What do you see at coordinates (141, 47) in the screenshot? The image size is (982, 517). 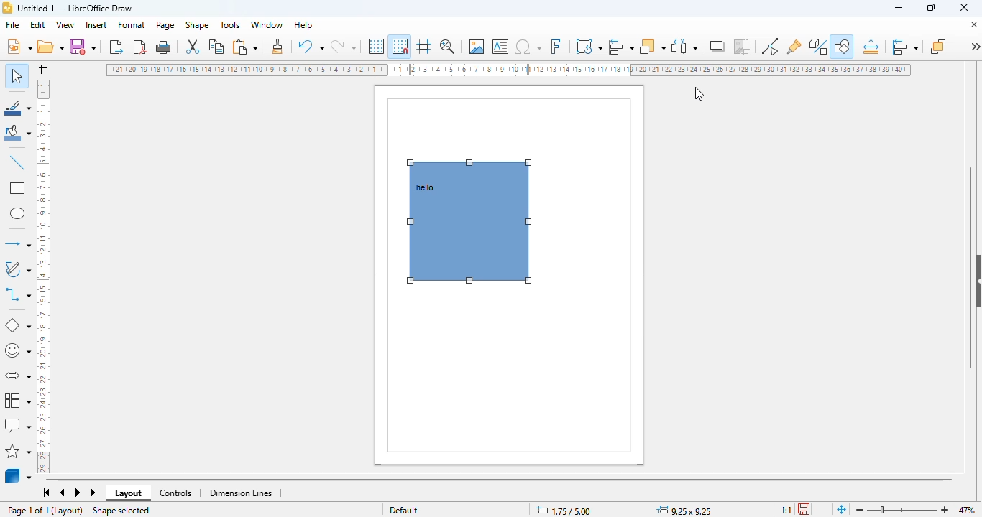 I see `export directly as PDF` at bounding box center [141, 47].